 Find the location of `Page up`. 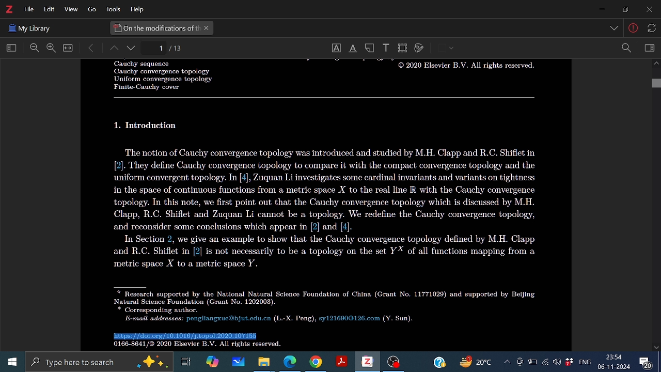

Page up is located at coordinates (113, 49).